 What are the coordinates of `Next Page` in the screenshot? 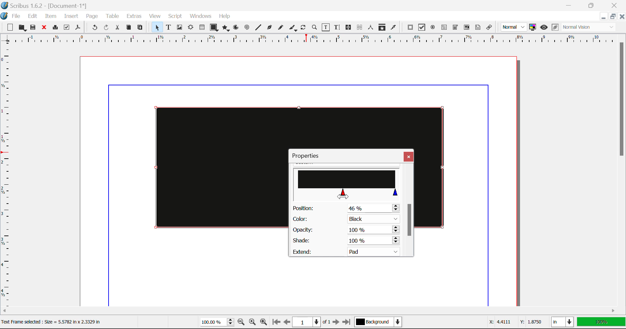 It's located at (336, 322).